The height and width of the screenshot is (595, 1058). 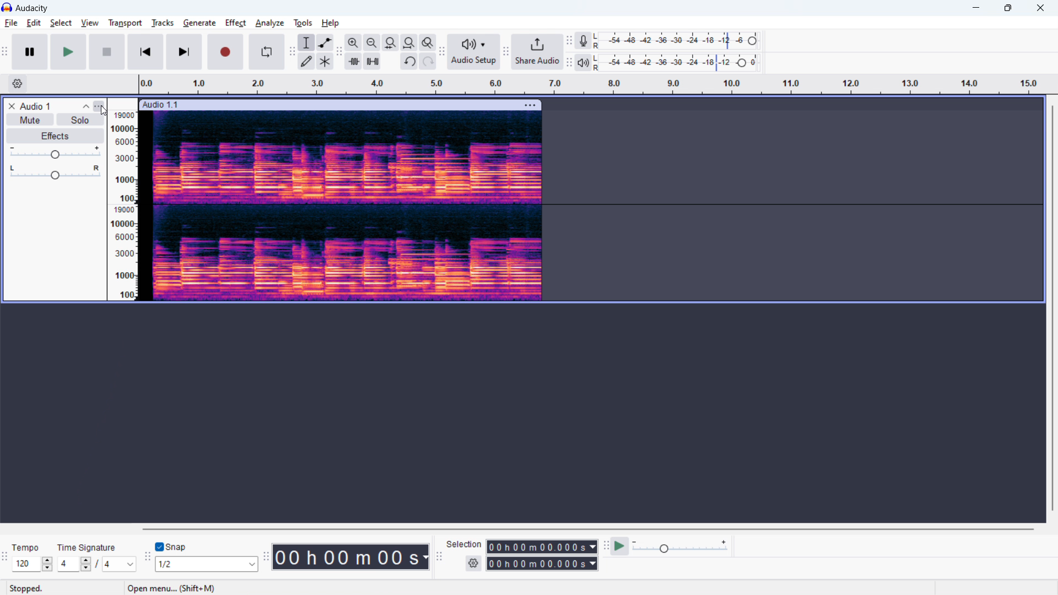 What do you see at coordinates (586, 61) in the screenshot?
I see `playback meter` at bounding box center [586, 61].